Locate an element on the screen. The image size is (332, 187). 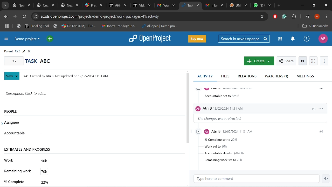
Users is located at coordinates (244, 108).